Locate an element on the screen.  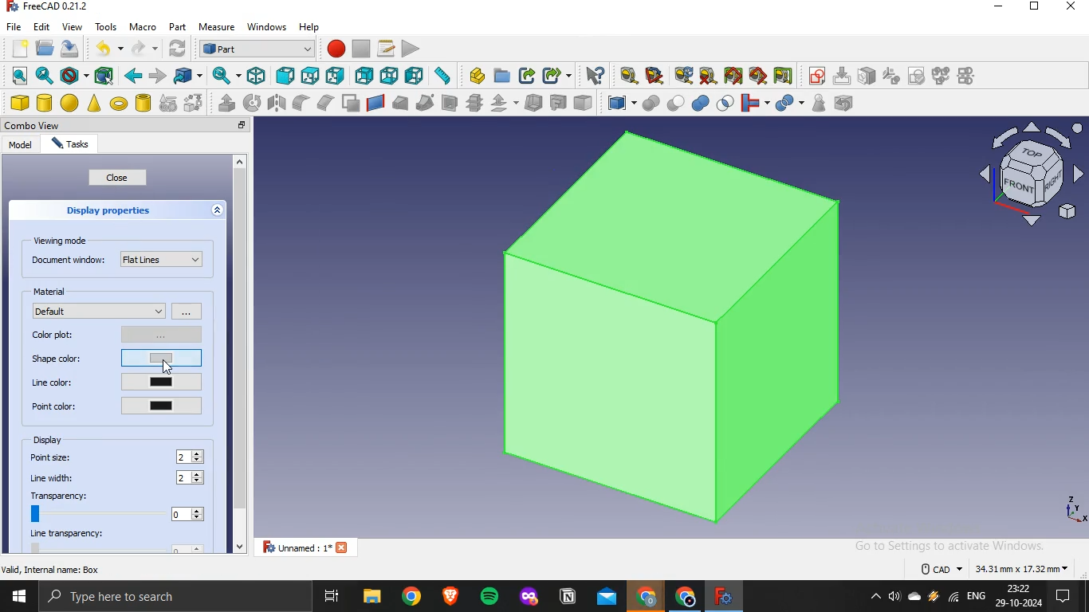
front is located at coordinates (285, 76).